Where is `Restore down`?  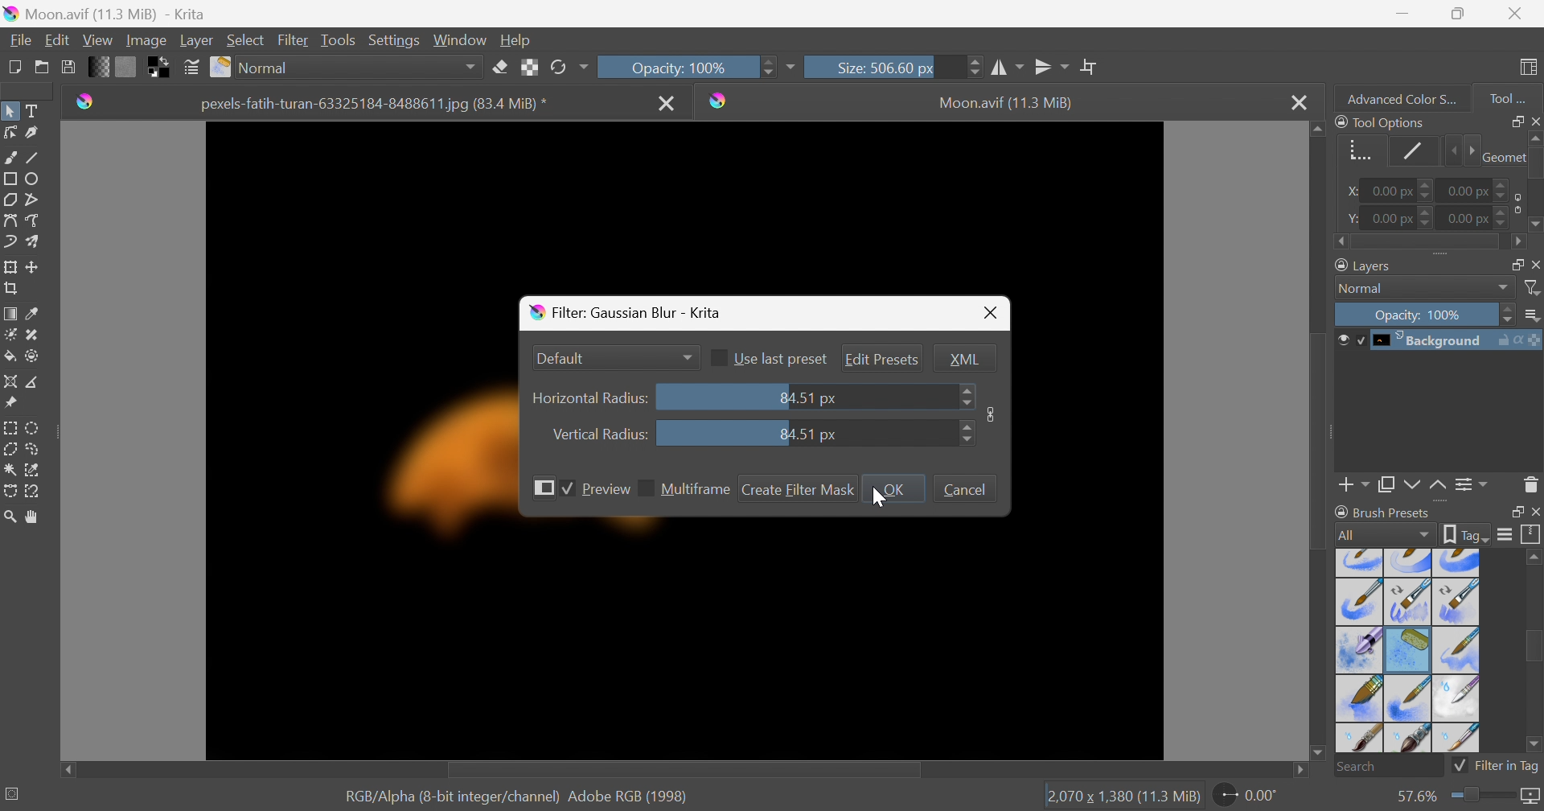 Restore down is located at coordinates (1511, 511).